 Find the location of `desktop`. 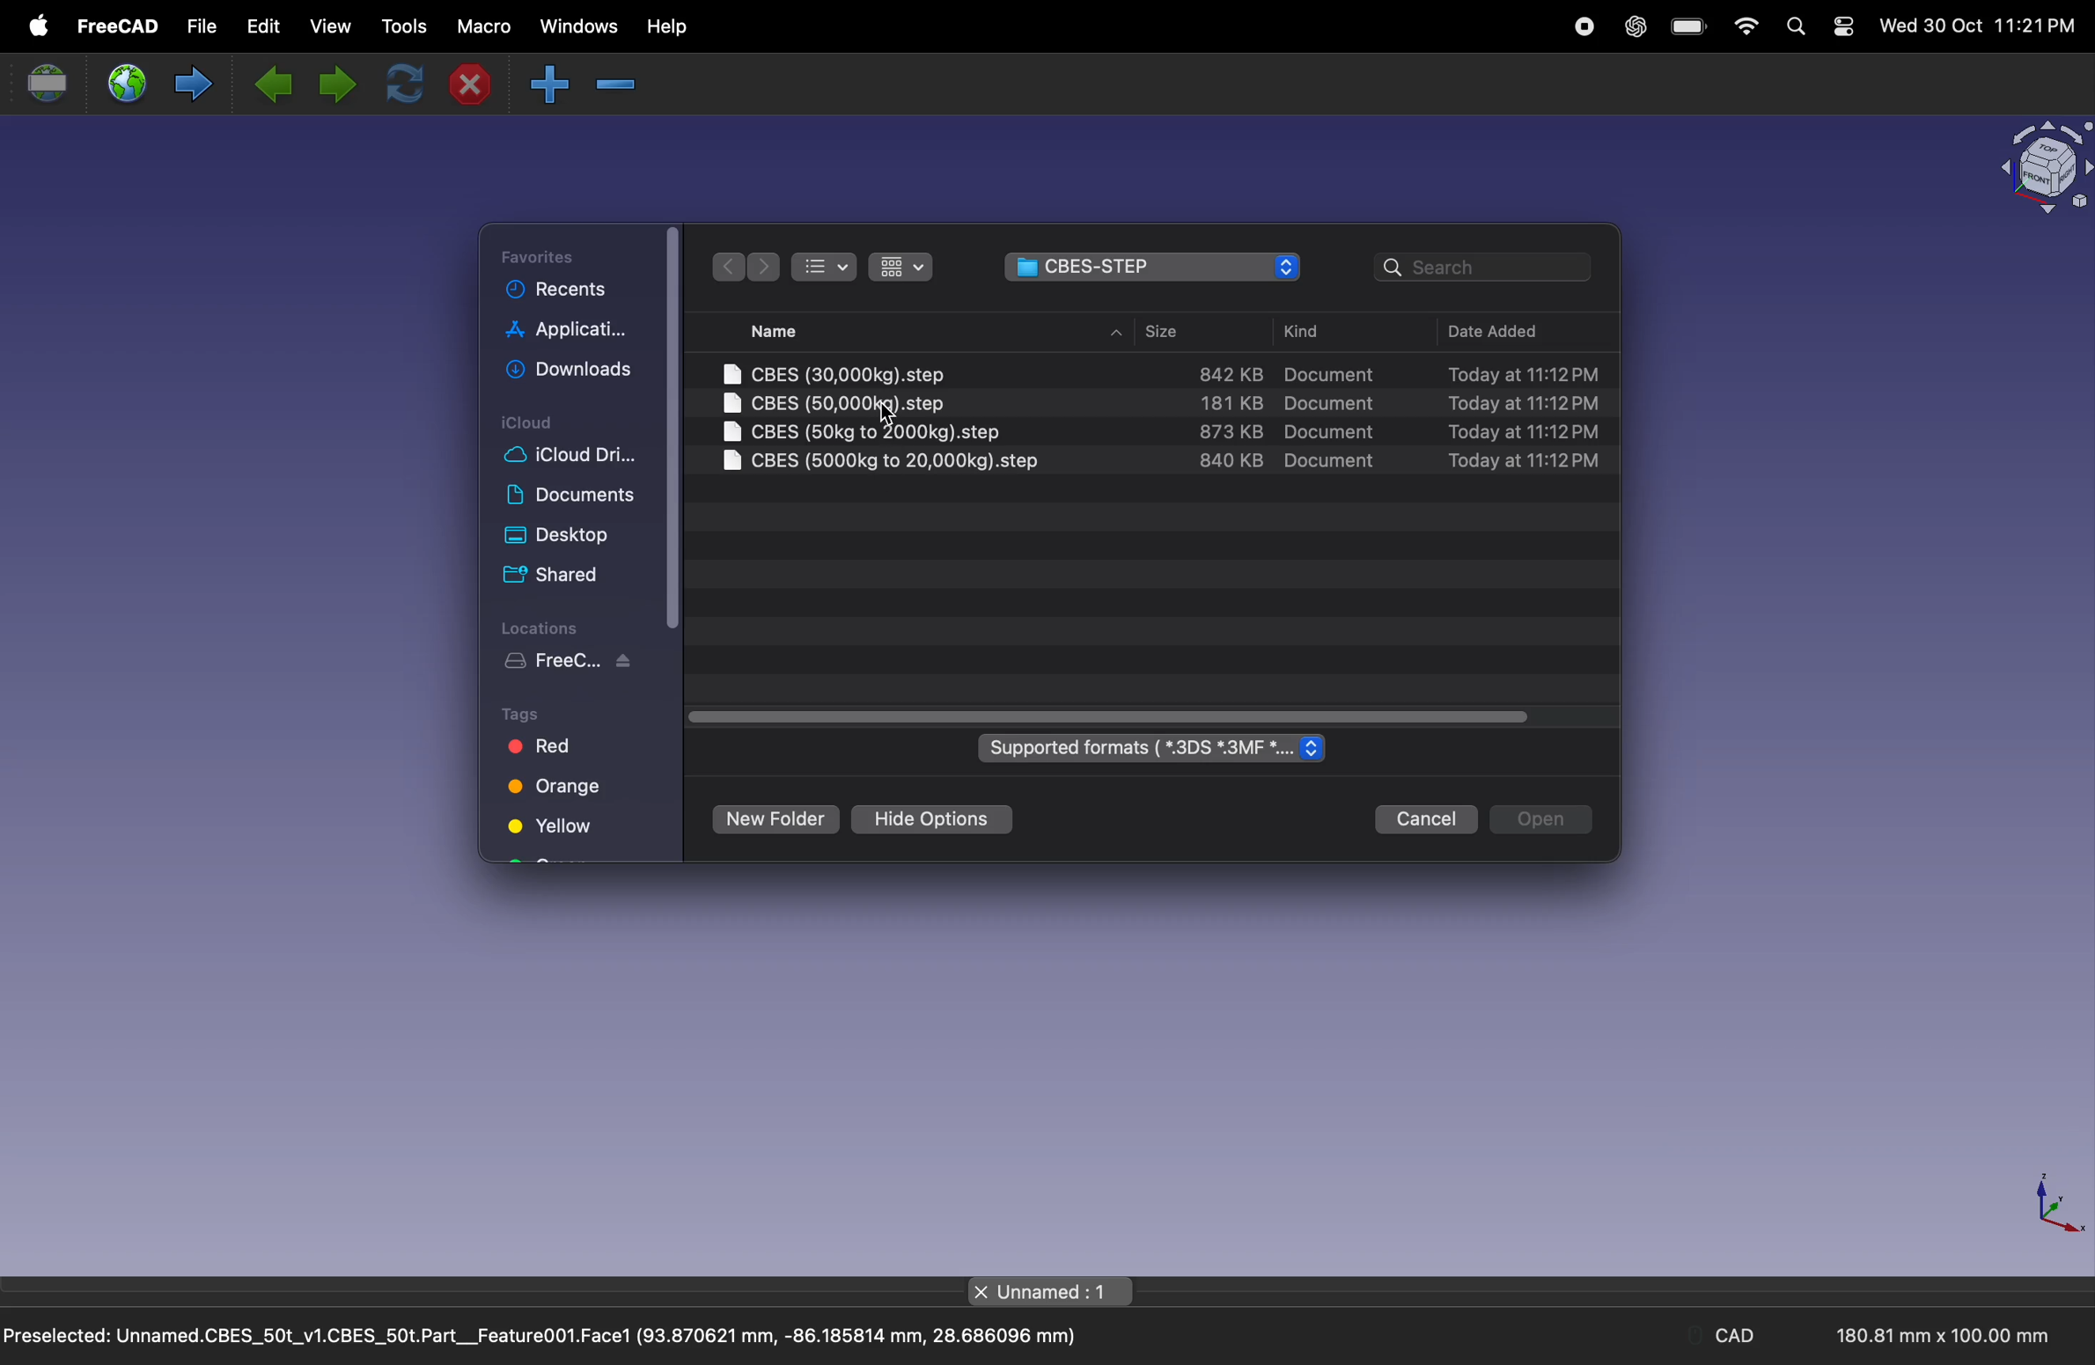

desktop is located at coordinates (560, 537).